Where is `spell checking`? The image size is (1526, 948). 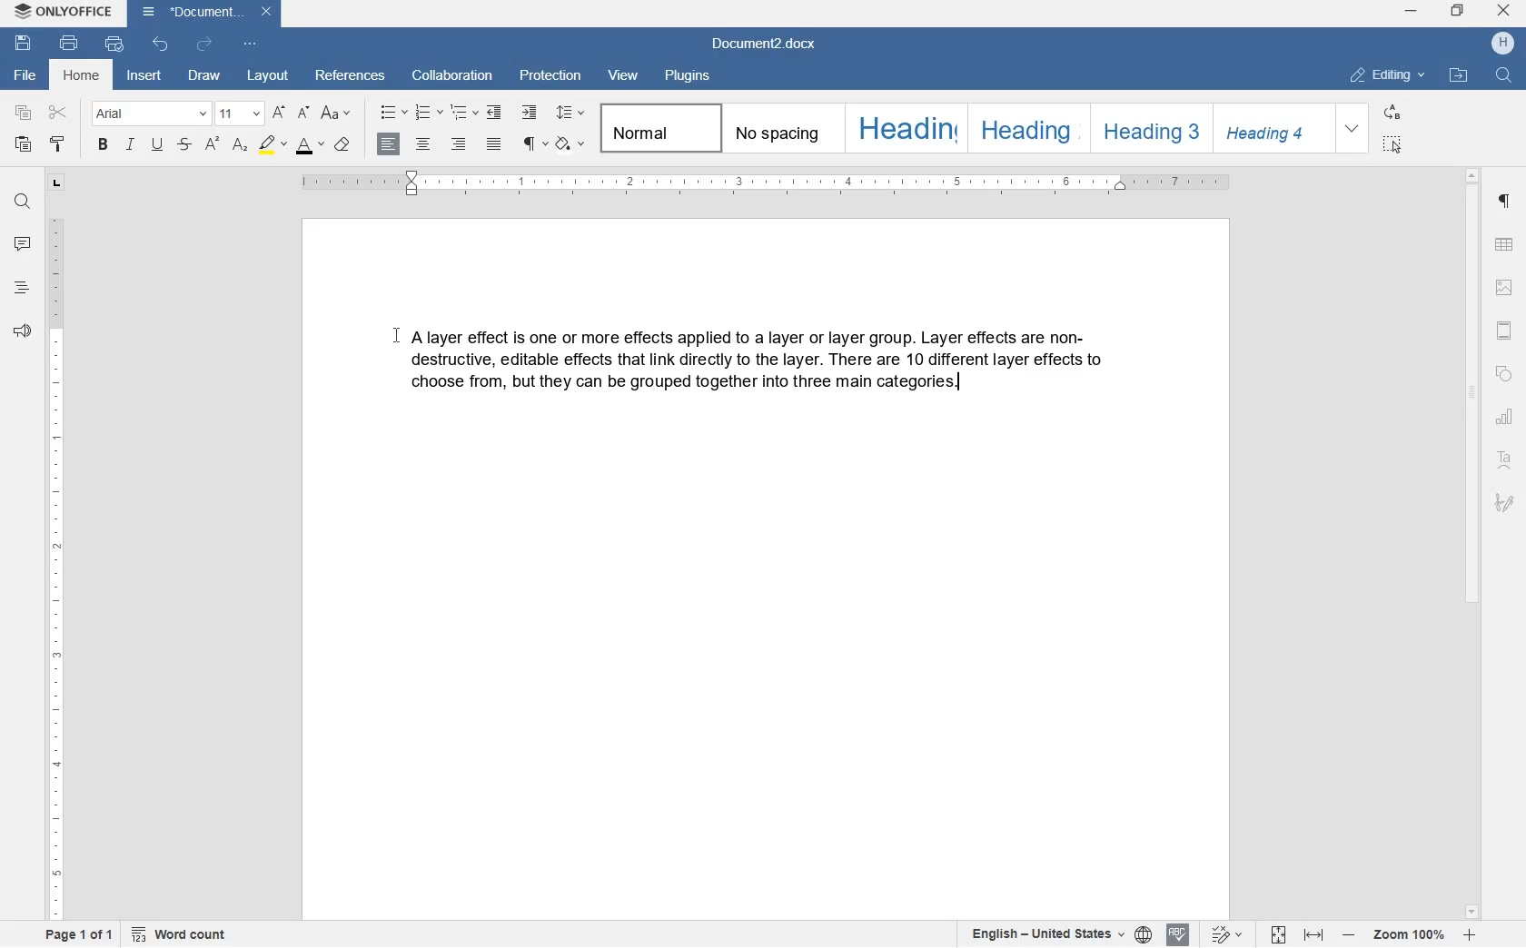 spell checking is located at coordinates (1177, 934).